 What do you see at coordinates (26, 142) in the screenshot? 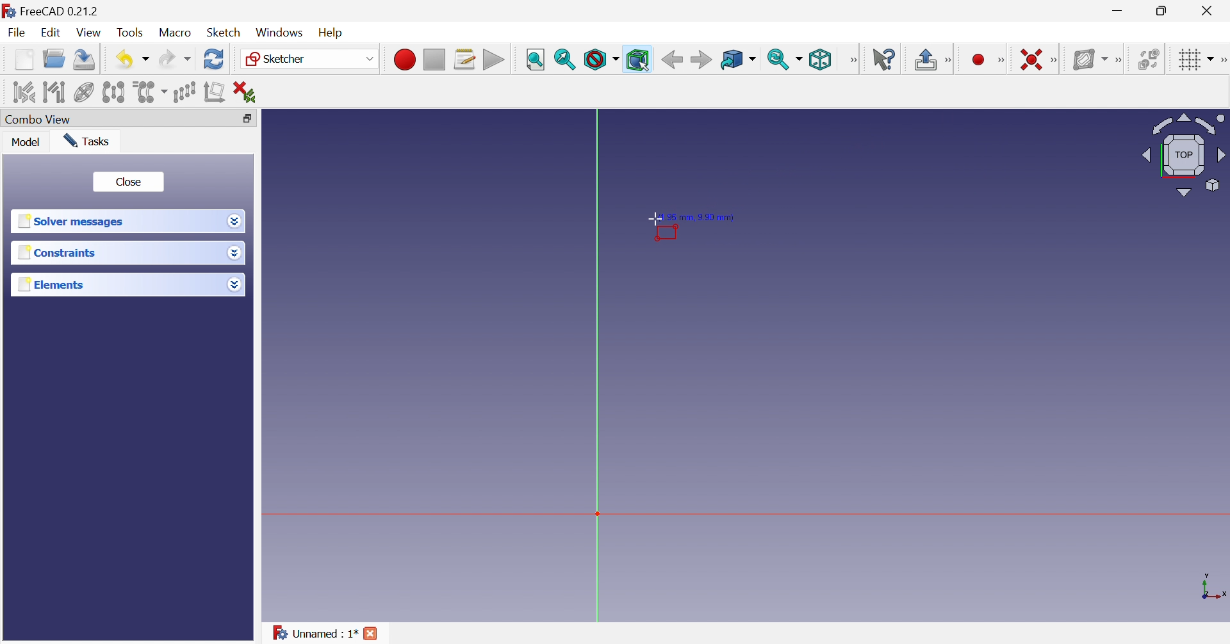
I see `Model` at bounding box center [26, 142].